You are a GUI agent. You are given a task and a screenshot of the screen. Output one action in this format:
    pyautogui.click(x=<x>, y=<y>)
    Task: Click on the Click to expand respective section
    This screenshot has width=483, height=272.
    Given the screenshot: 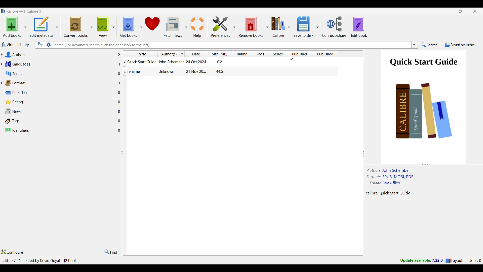 What is the action you would take?
    pyautogui.click(x=2, y=69)
    